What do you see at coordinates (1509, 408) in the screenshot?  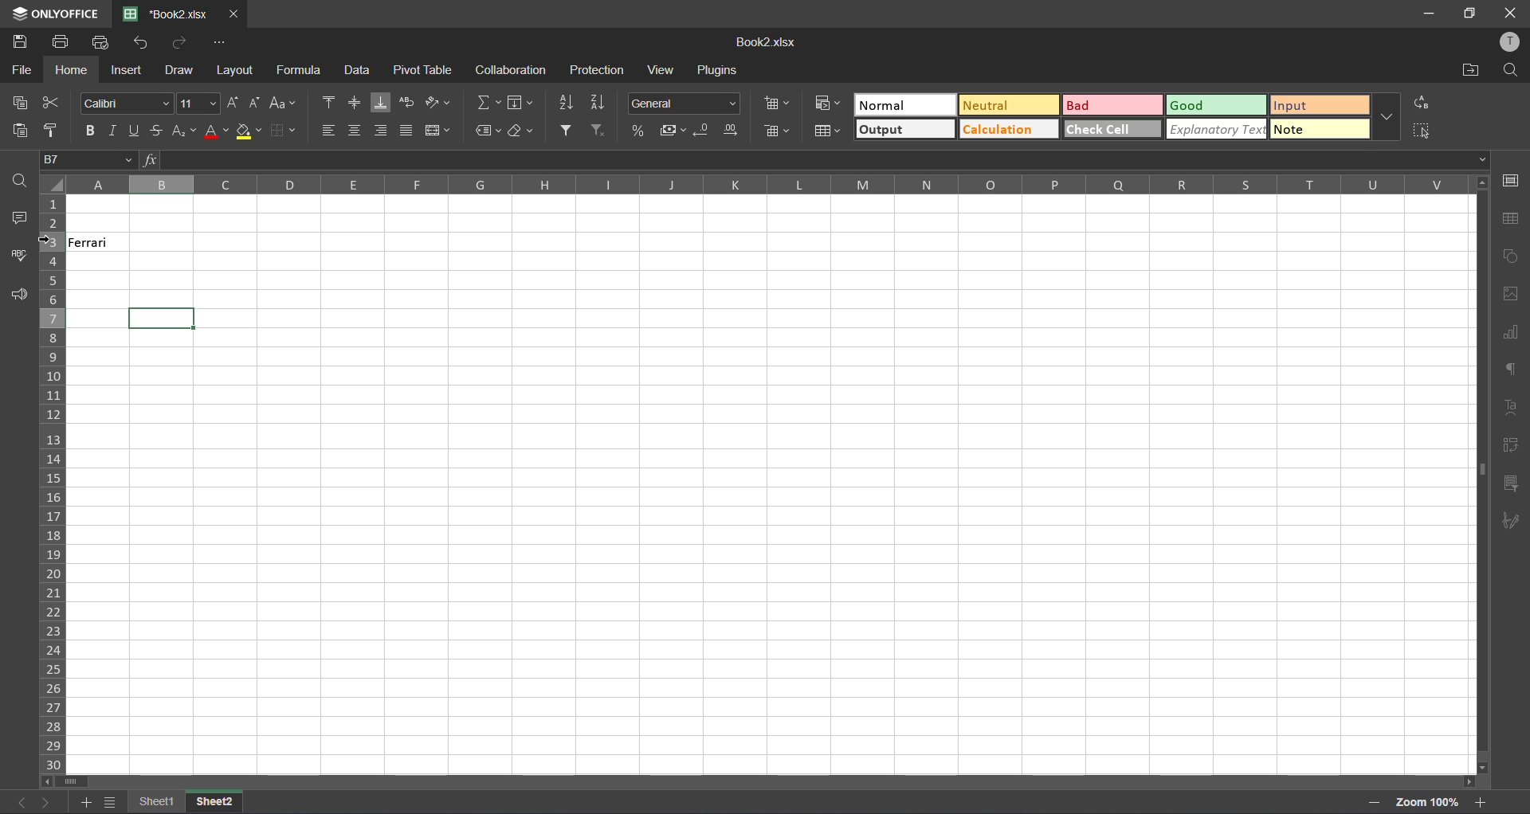 I see `text` at bounding box center [1509, 408].